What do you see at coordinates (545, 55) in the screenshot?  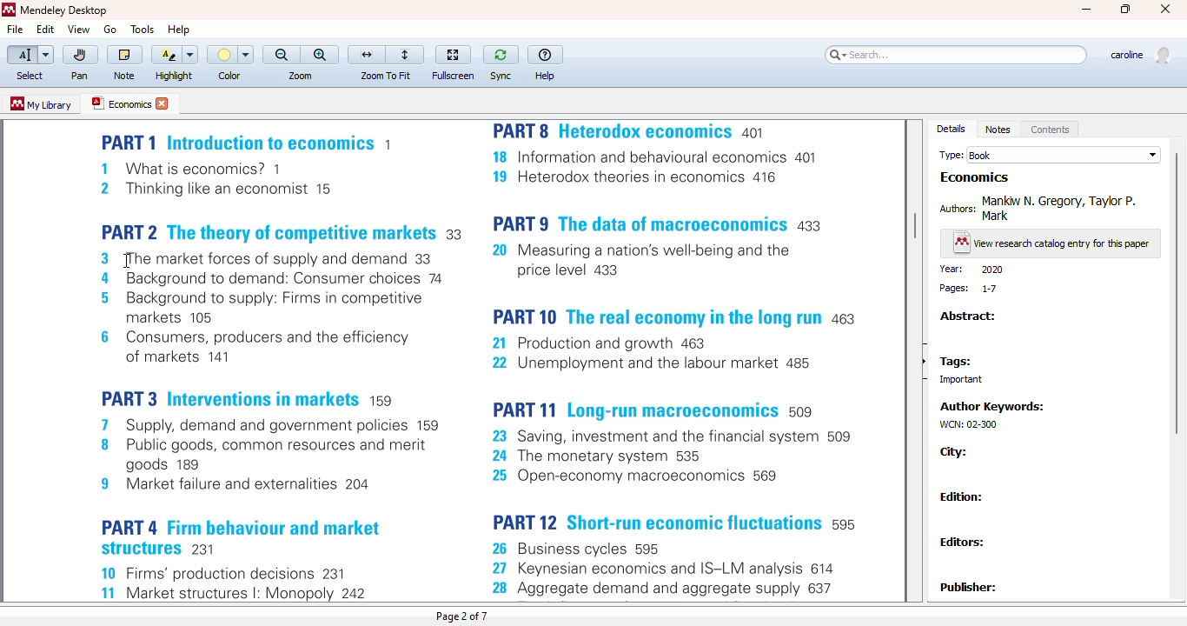 I see `help` at bounding box center [545, 55].